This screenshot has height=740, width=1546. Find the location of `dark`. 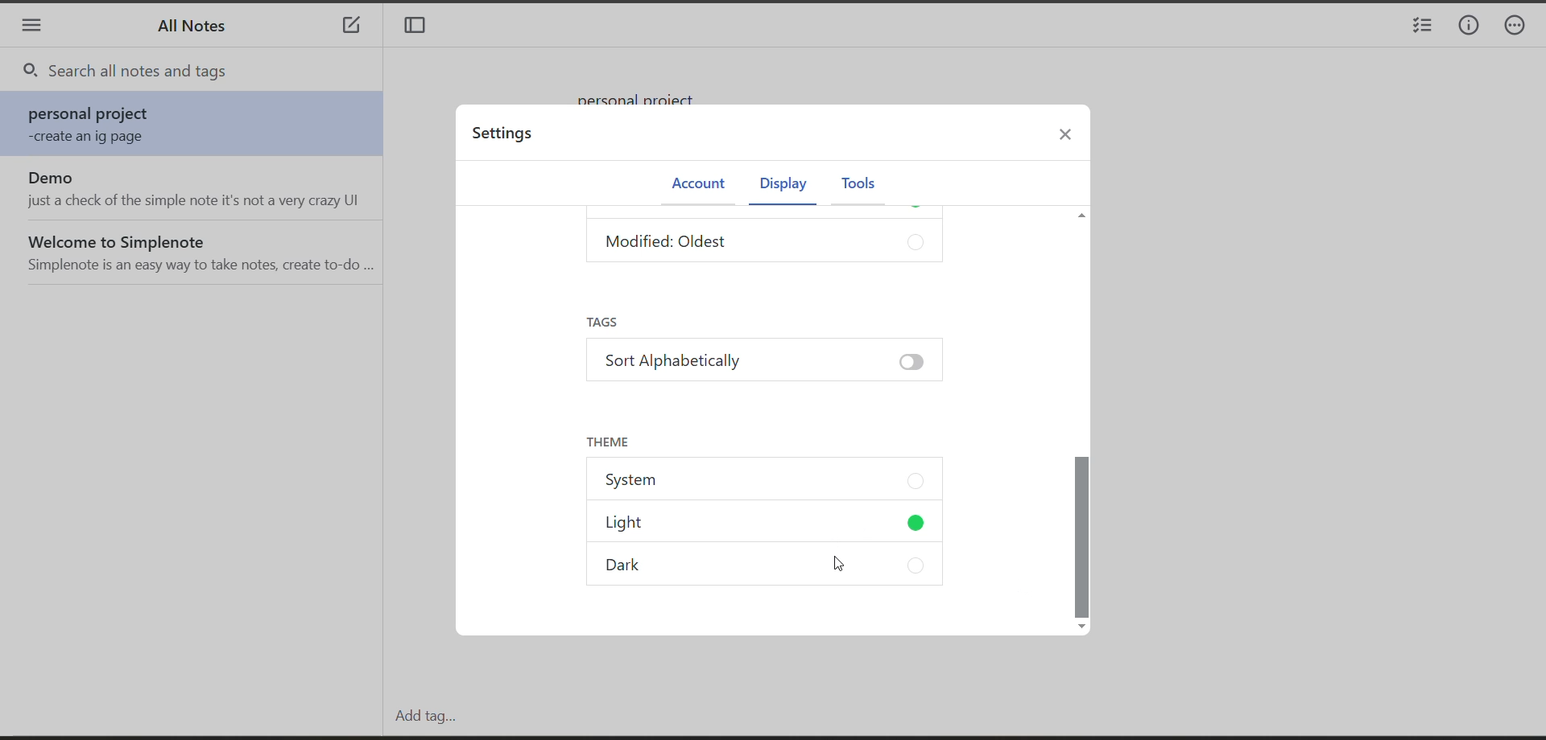

dark is located at coordinates (775, 568).